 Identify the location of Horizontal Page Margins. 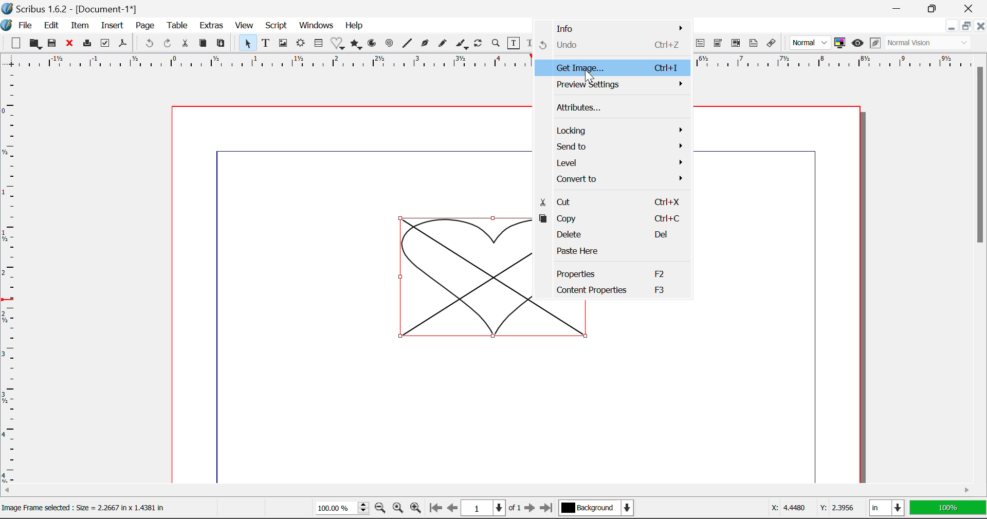
(9, 279).